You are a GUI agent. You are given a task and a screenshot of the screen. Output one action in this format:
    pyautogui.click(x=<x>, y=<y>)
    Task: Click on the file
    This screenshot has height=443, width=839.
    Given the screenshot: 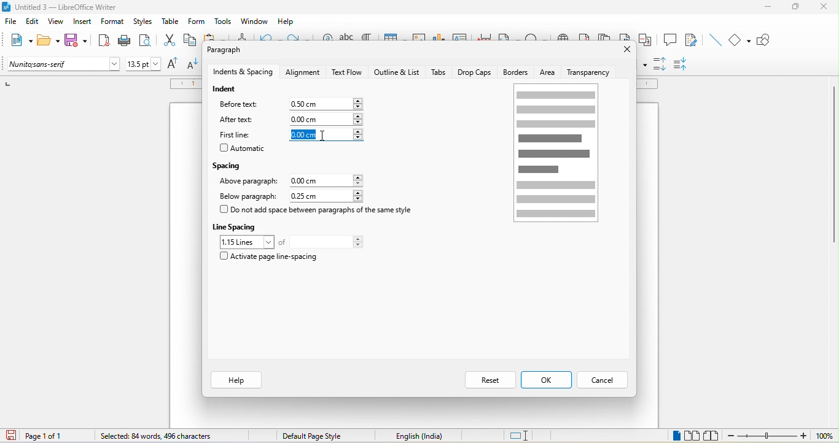 What is the action you would take?
    pyautogui.click(x=13, y=22)
    